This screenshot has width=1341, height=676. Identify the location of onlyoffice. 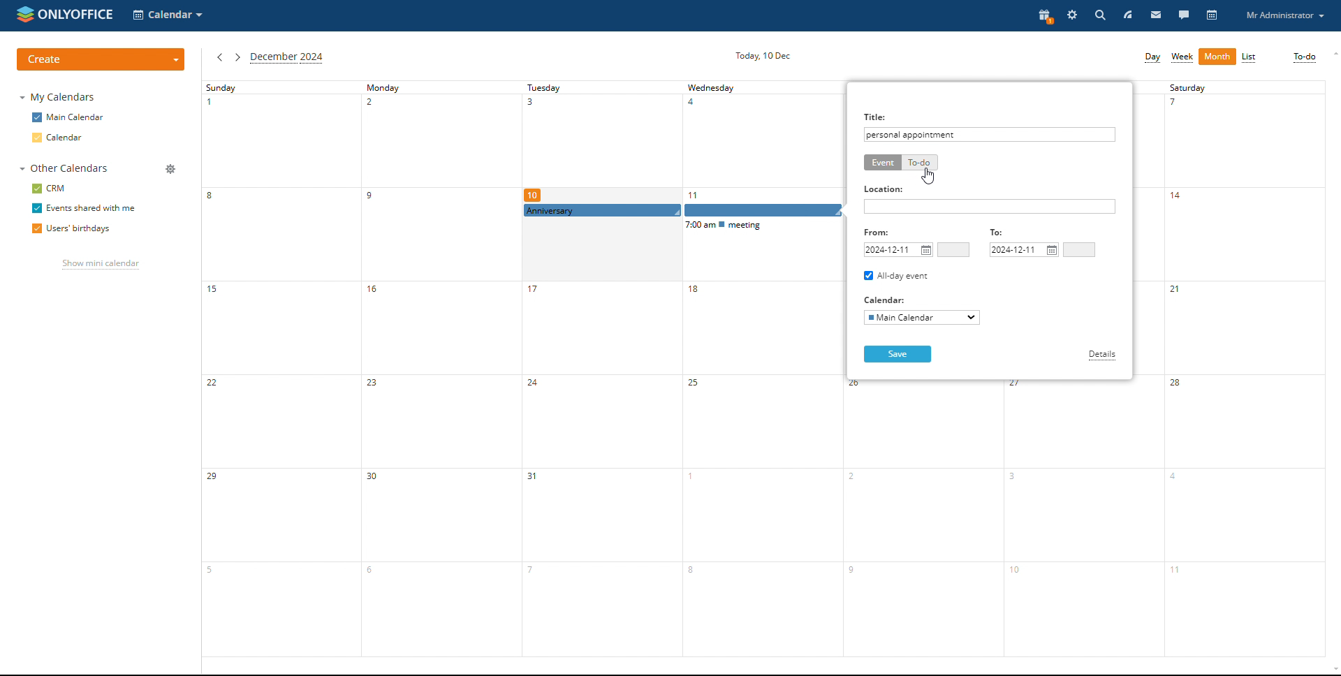
(76, 13).